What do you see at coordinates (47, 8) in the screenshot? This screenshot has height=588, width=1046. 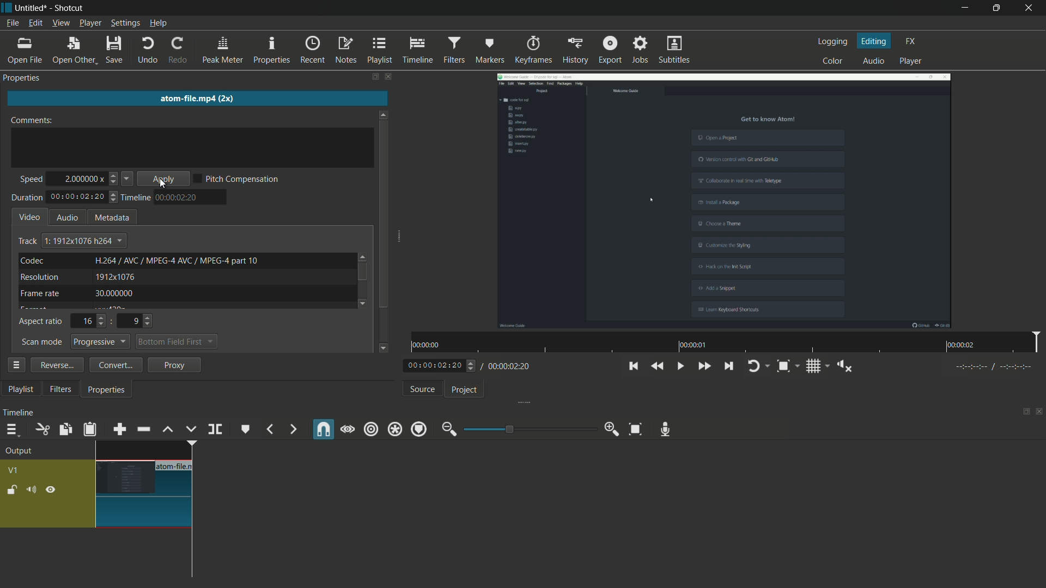 I see `~ Untitled* - Shotcut` at bounding box center [47, 8].